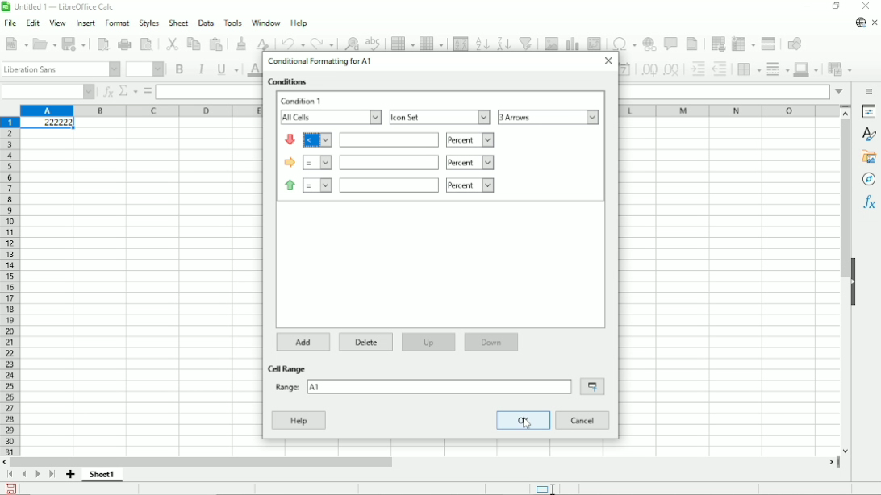  Describe the element at coordinates (440, 117) in the screenshot. I see `Icon set` at that location.